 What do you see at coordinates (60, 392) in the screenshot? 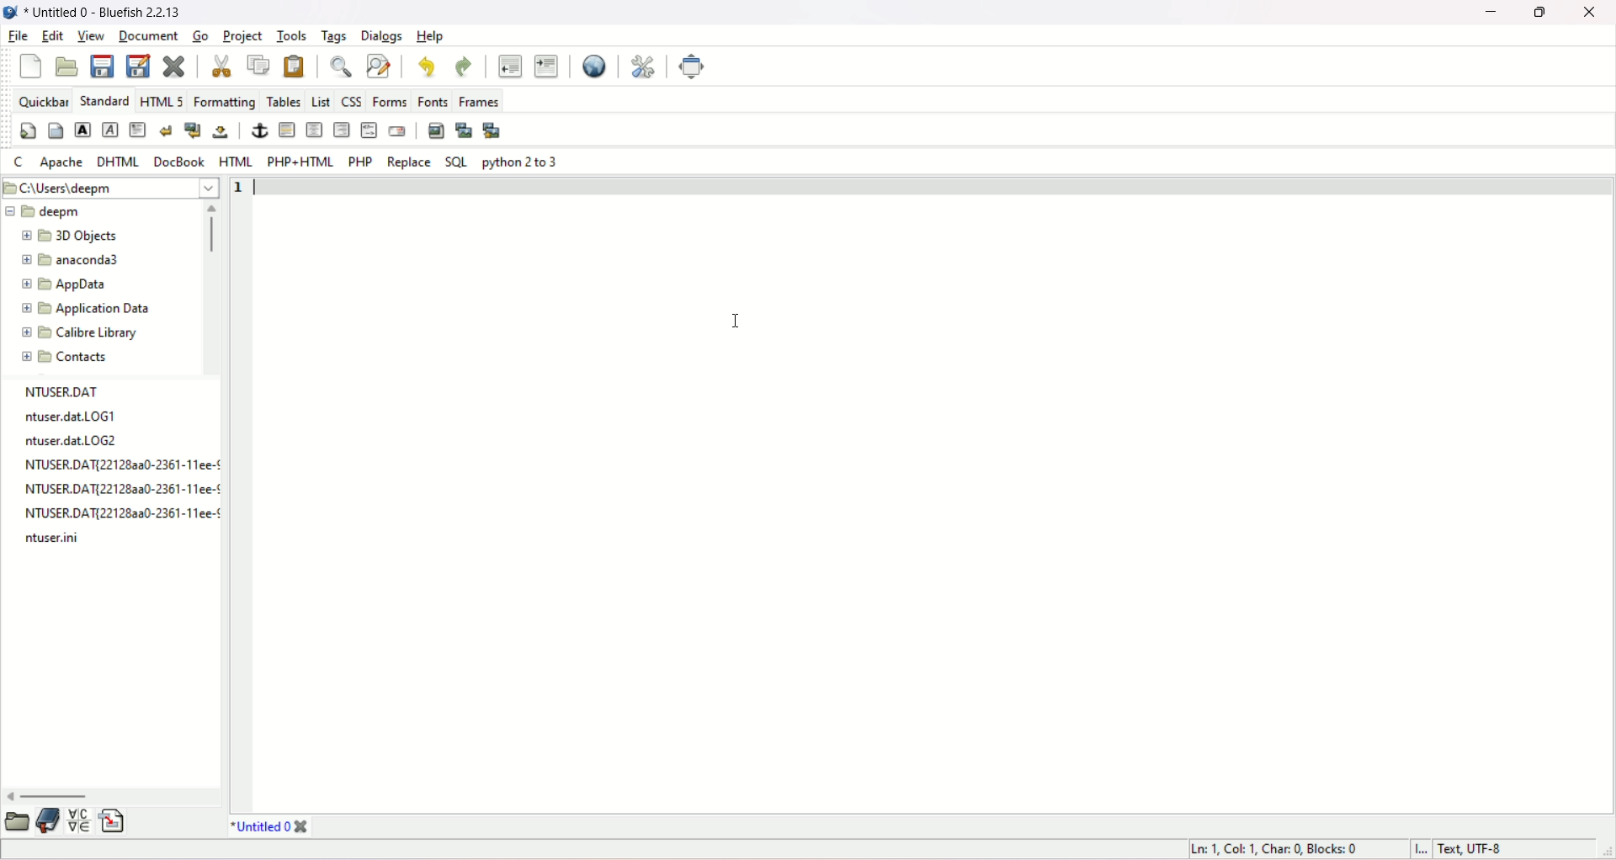
I see `file name` at bounding box center [60, 392].